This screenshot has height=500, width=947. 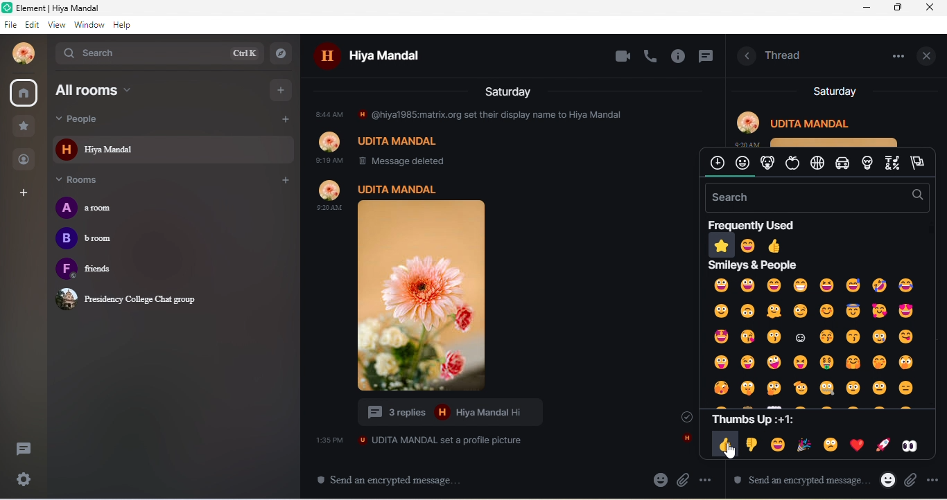 I want to click on all emojis, so click(x=815, y=337).